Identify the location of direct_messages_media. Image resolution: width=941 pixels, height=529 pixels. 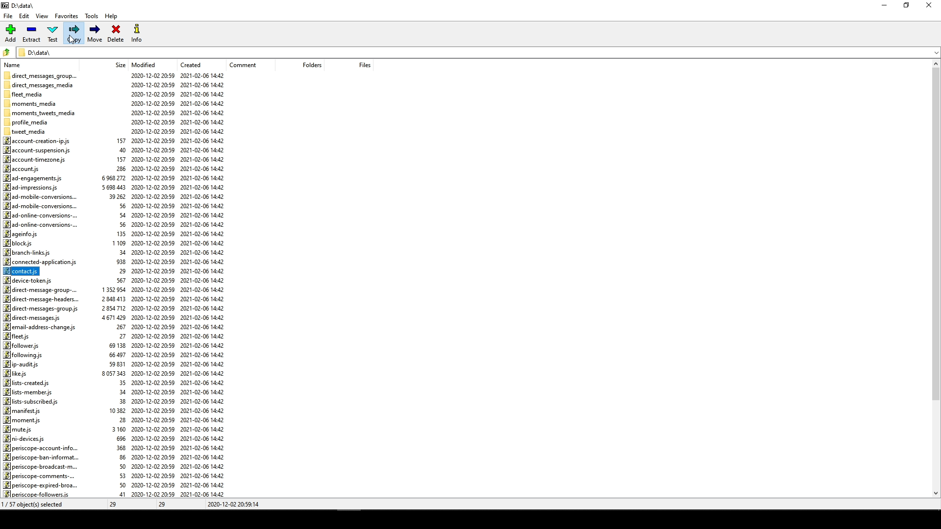
(42, 85).